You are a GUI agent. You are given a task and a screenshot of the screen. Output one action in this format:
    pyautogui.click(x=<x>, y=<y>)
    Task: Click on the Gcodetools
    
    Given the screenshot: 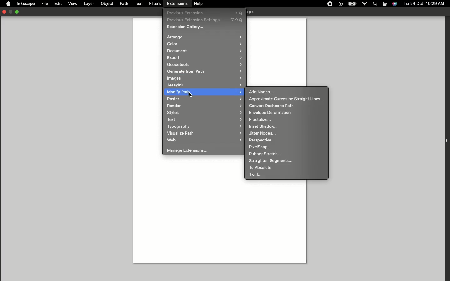 What is the action you would take?
    pyautogui.click(x=205, y=65)
    